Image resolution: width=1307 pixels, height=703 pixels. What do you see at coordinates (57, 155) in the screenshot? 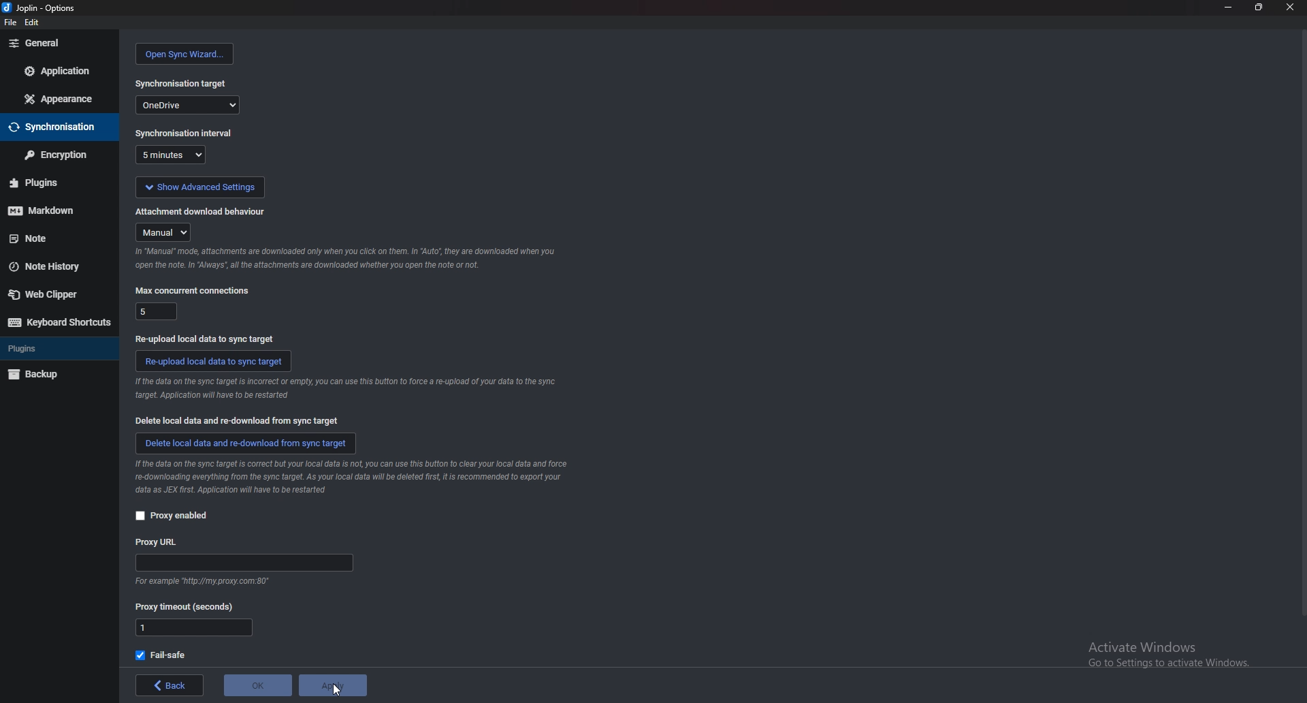
I see `encryption` at bounding box center [57, 155].